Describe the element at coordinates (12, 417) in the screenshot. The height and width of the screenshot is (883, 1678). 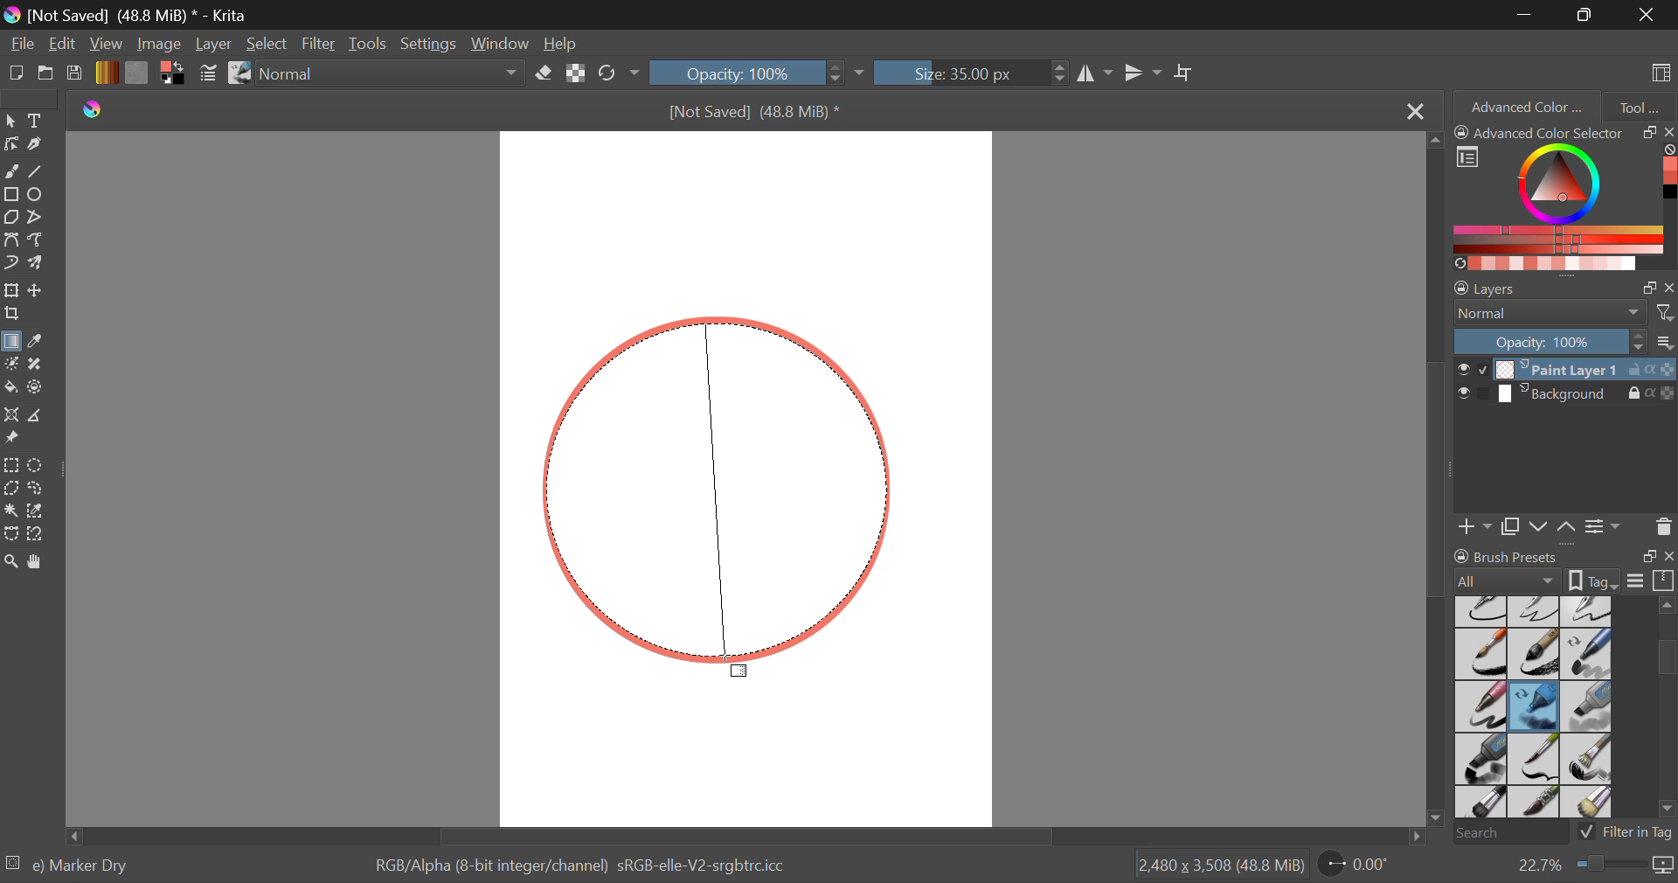
I see `Assistant Tool` at that location.